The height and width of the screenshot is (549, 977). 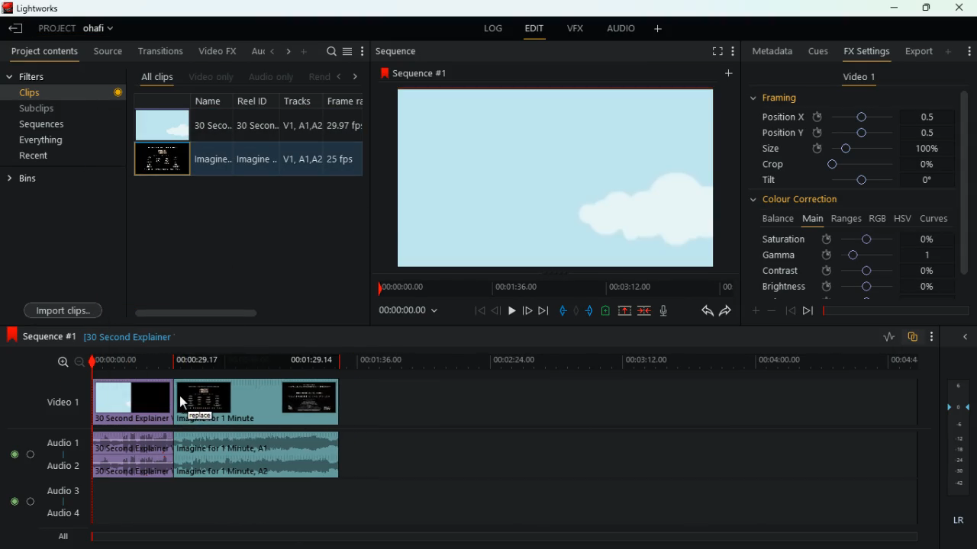 I want to click on back, so click(x=704, y=312).